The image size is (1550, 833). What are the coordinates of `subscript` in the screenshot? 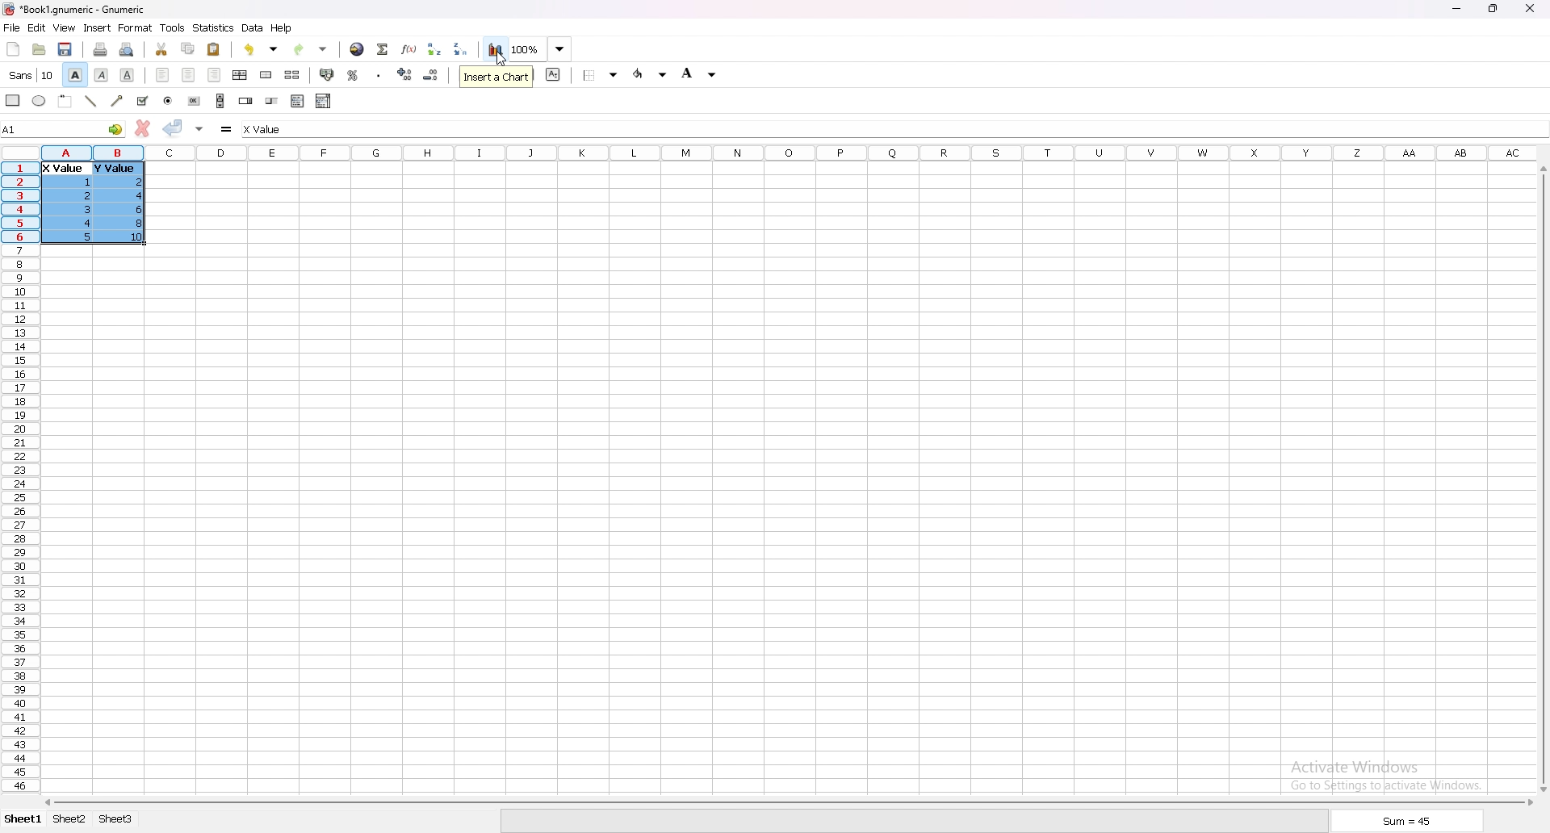 It's located at (554, 73).